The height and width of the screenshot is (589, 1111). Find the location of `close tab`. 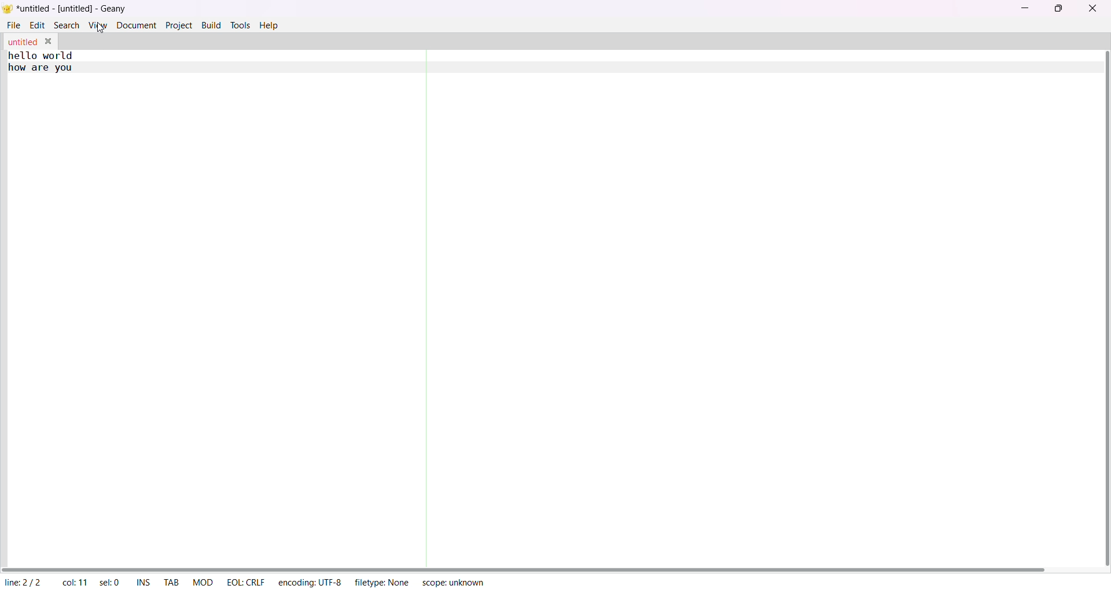

close tab is located at coordinates (49, 41).